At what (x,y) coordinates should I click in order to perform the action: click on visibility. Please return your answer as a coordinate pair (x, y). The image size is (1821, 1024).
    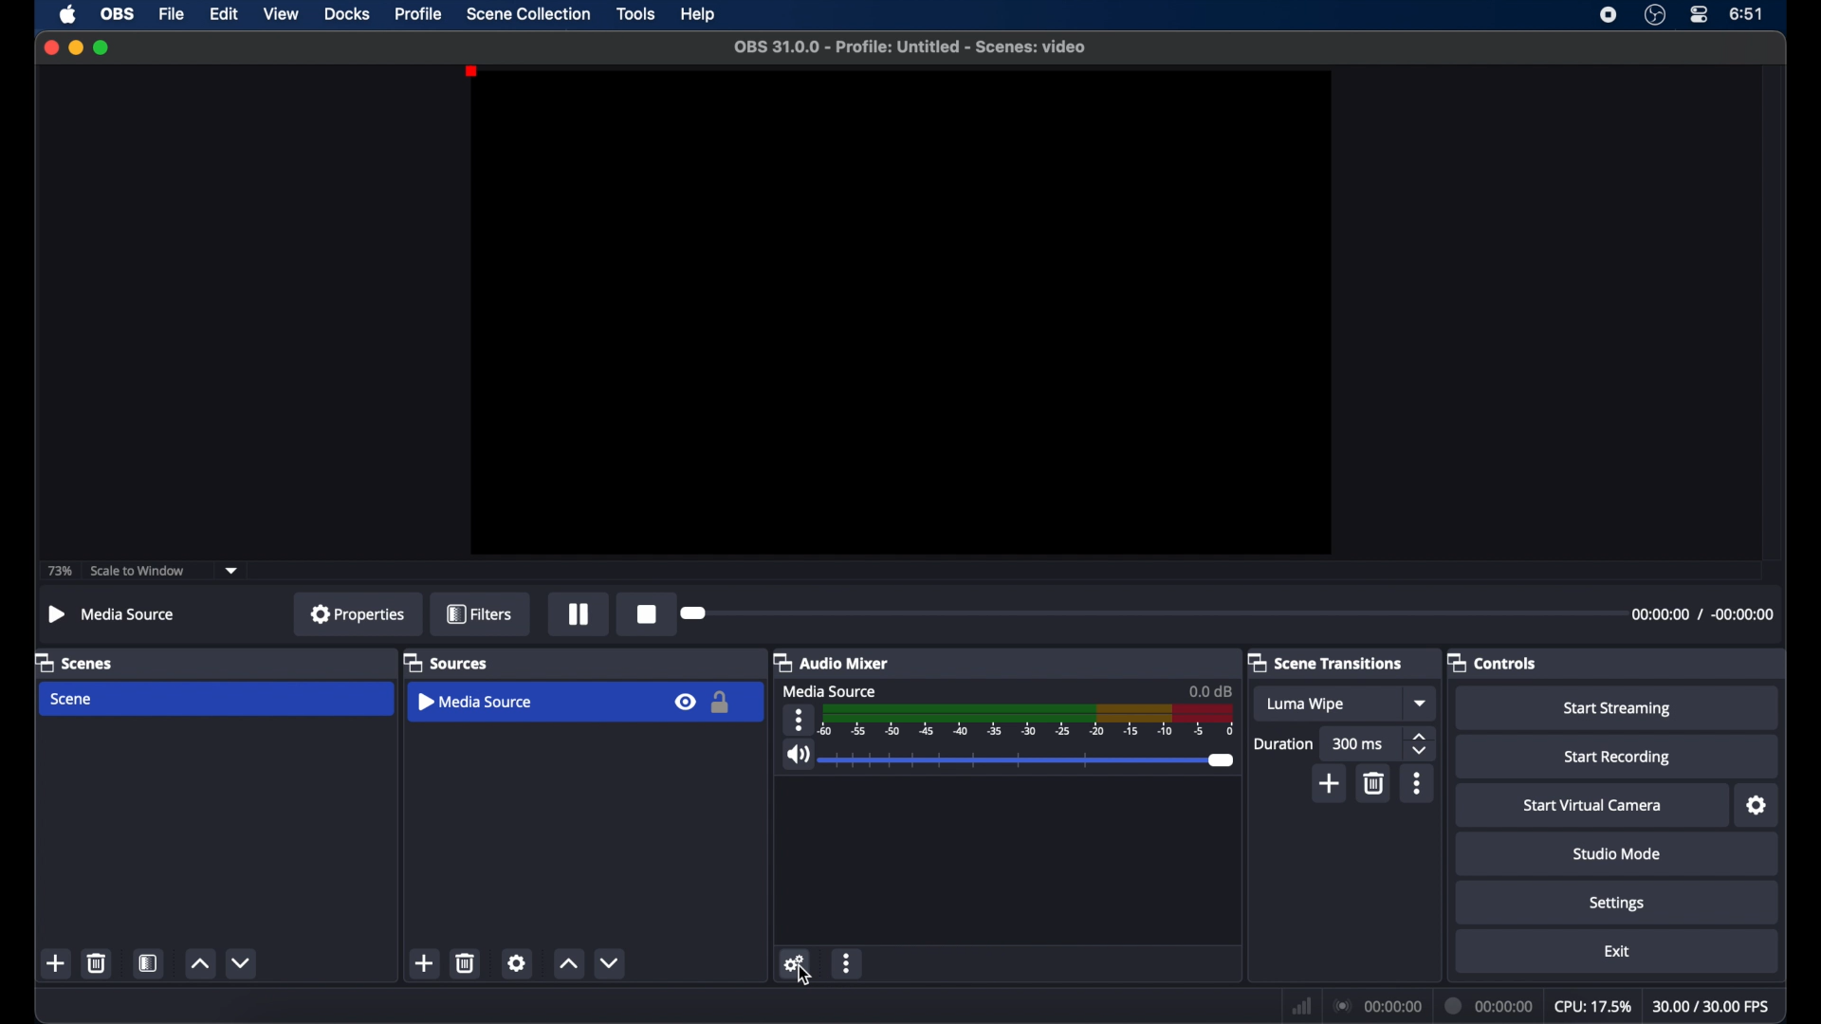
    Looking at the image, I should click on (684, 701).